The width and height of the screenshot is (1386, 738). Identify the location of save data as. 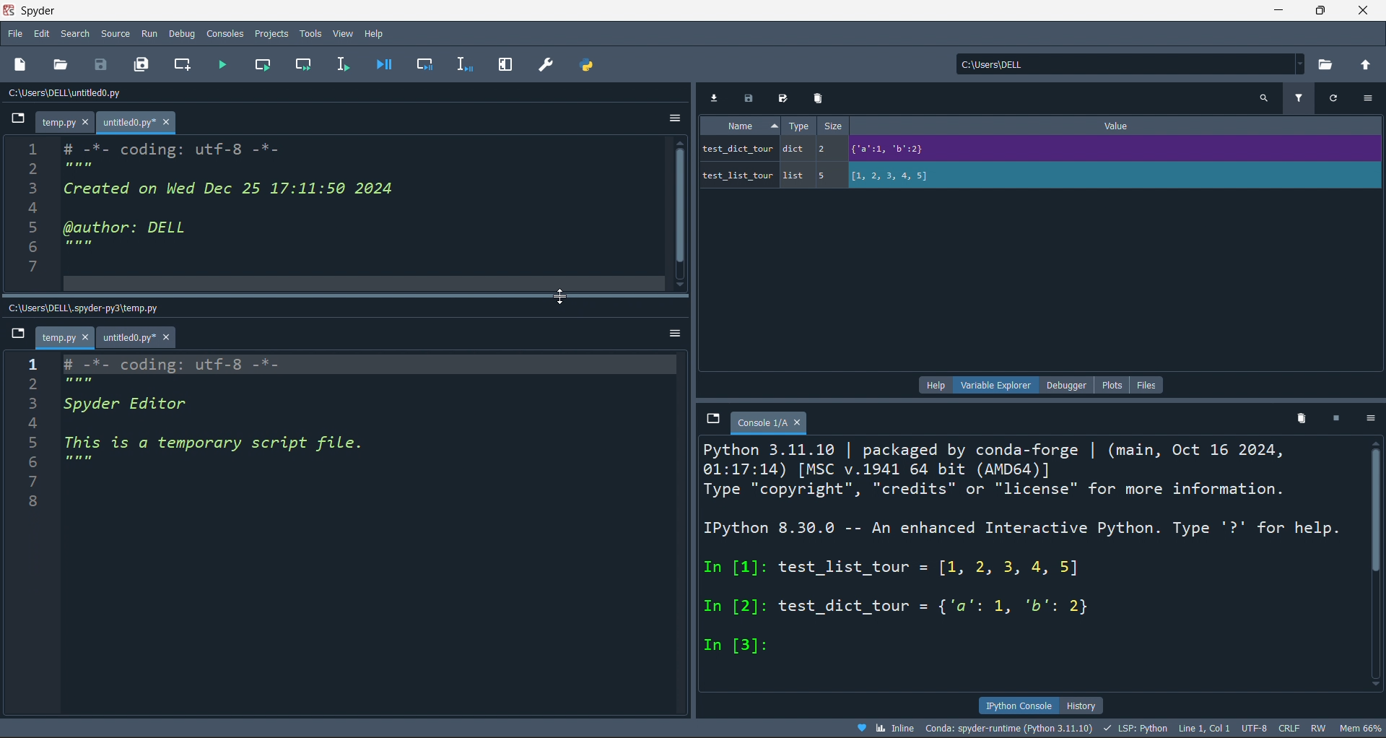
(786, 98).